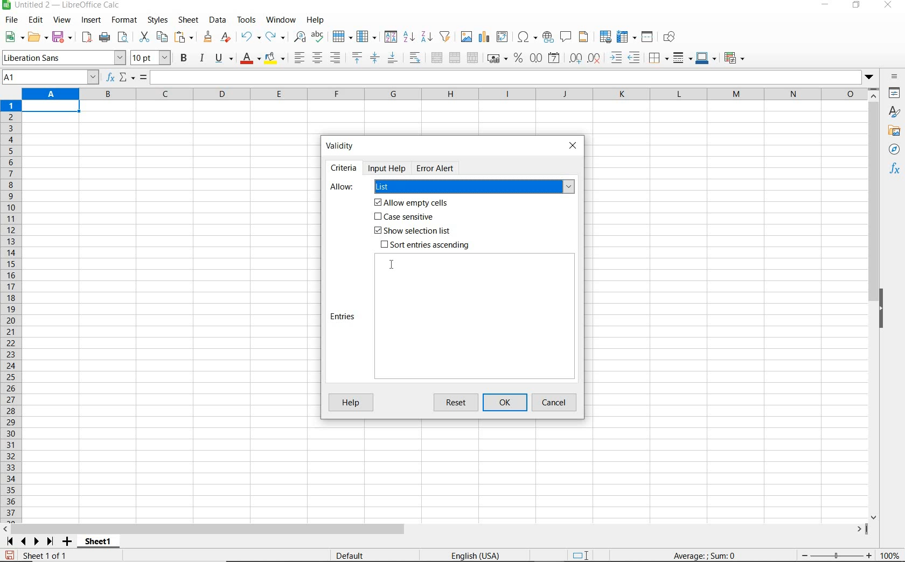 Image resolution: width=905 pixels, height=562 pixels. What do you see at coordinates (659, 58) in the screenshot?
I see `borders` at bounding box center [659, 58].